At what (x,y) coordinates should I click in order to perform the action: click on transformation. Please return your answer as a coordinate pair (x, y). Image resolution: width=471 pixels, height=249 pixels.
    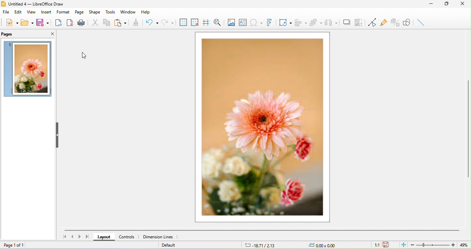
    Looking at the image, I should click on (285, 23).